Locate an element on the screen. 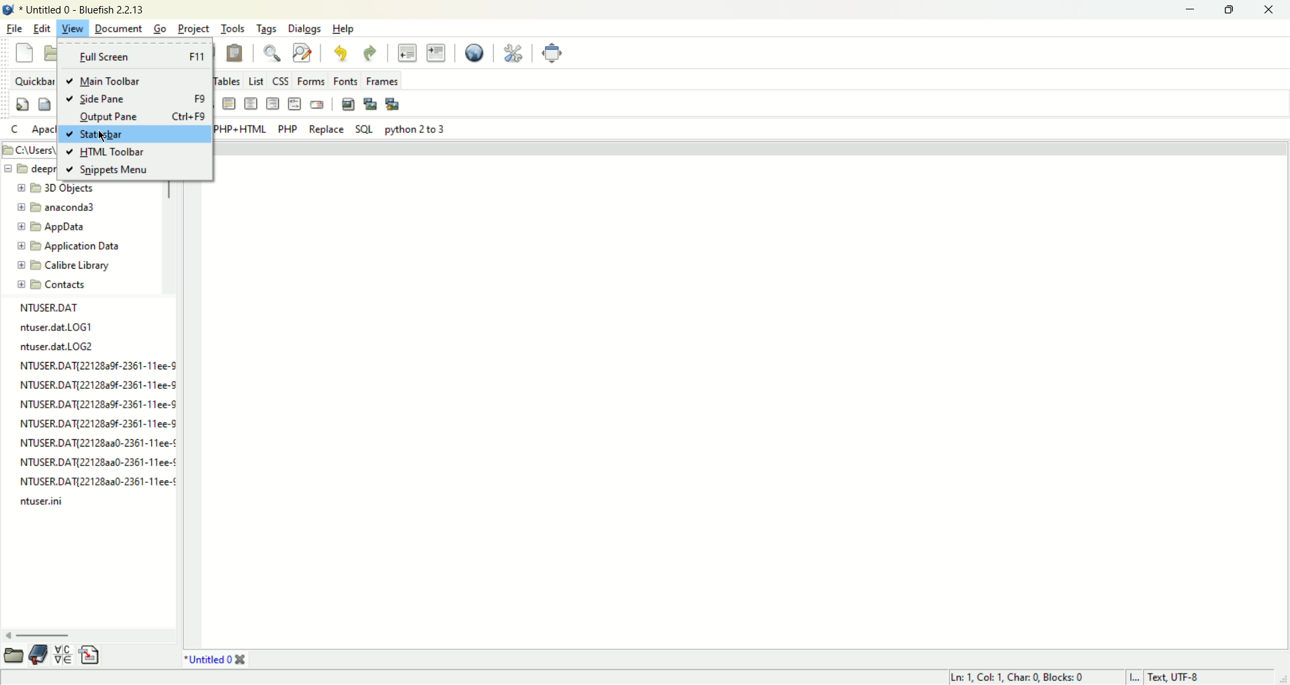 The width and height of the screenshot is (1290, 685). tags is located at coordinates (265, 28).